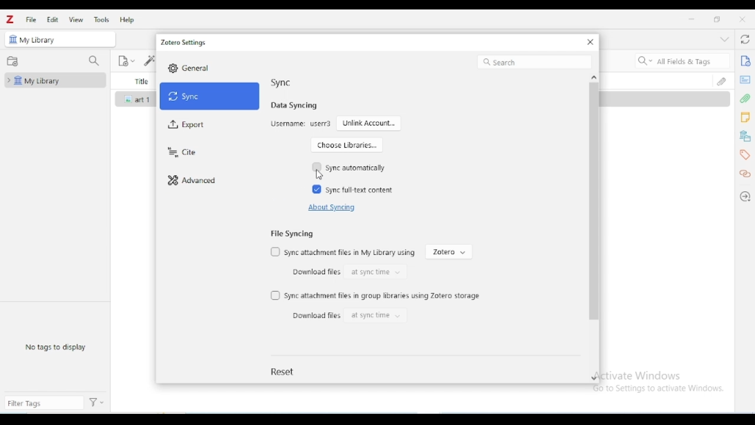 This screenshot has width=755, height=425. Describe the element at coordinates (145, 100) in the screenshot. I see `art 1` at that location.